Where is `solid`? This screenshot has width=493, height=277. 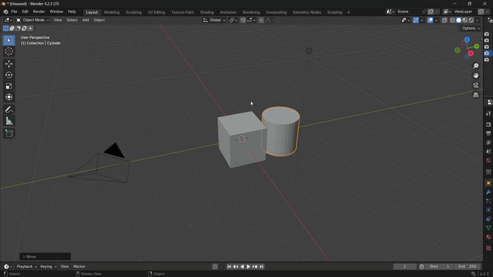
solid is located at coordinates (459, 21).